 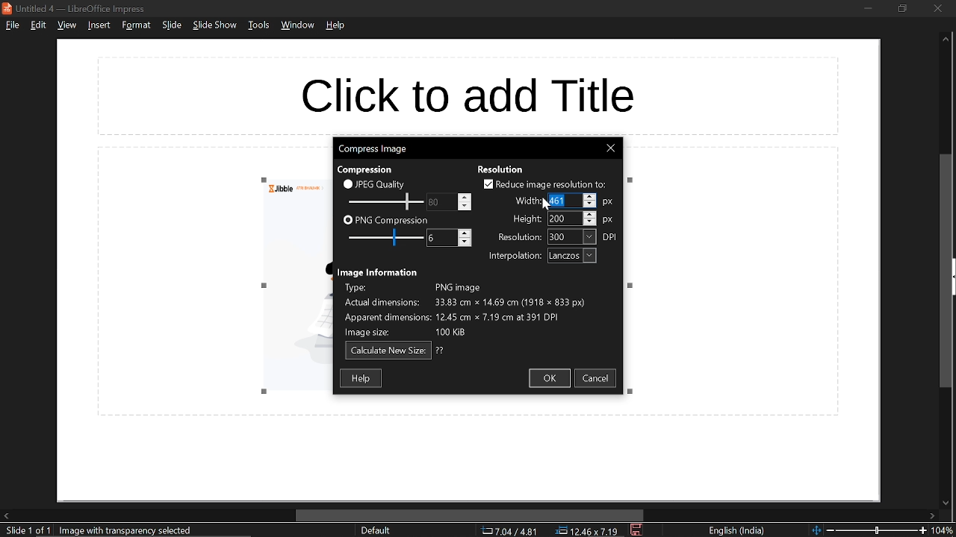 What do you see at coordinates (945, 530) in the screenshot?
I see `current zoom` at bounding box center [945, 530].